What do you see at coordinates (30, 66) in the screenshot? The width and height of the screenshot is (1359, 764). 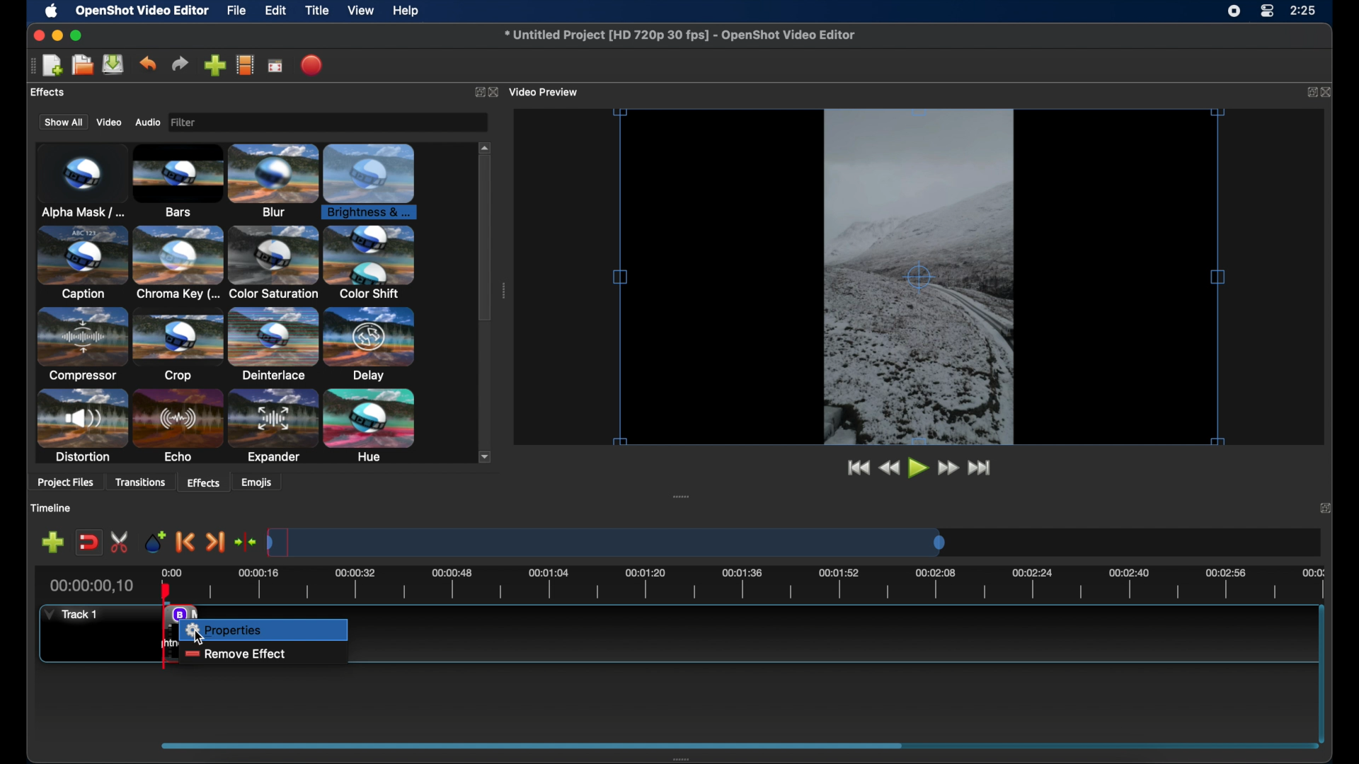 I see `drag handle` at bounding box center [30, 66].